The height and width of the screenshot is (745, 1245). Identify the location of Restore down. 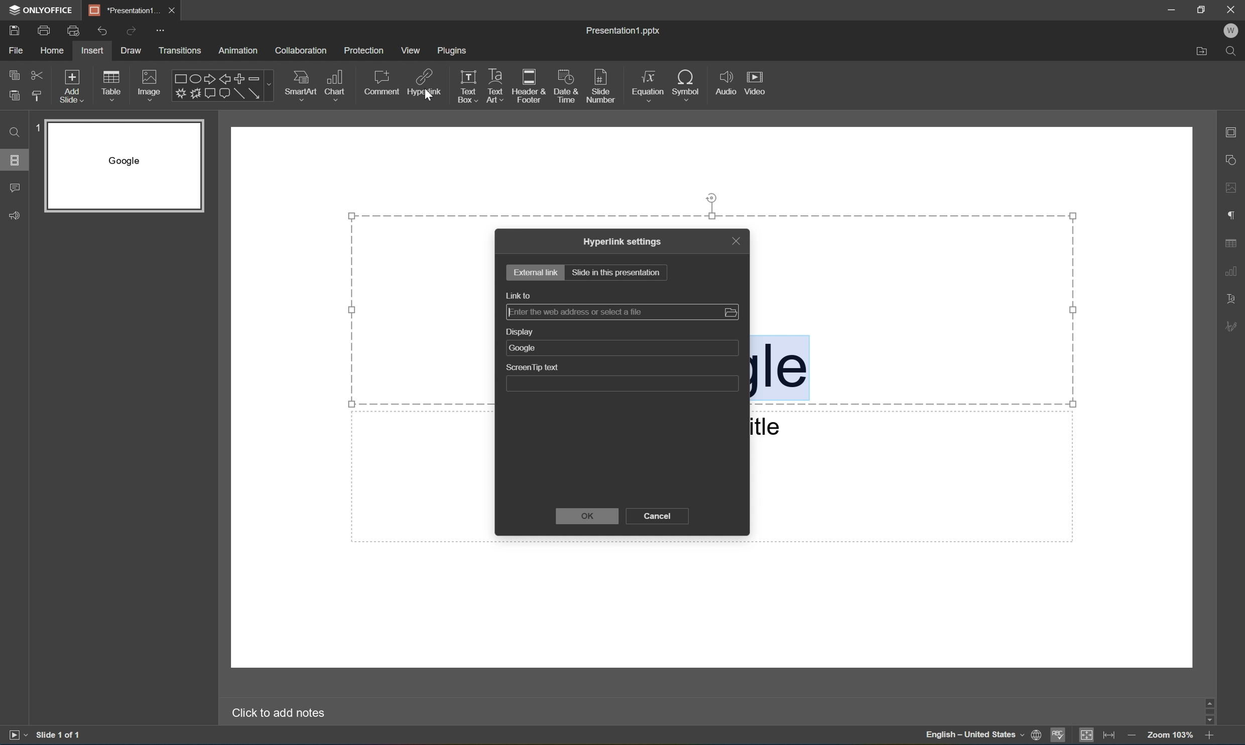
(1203, 9).